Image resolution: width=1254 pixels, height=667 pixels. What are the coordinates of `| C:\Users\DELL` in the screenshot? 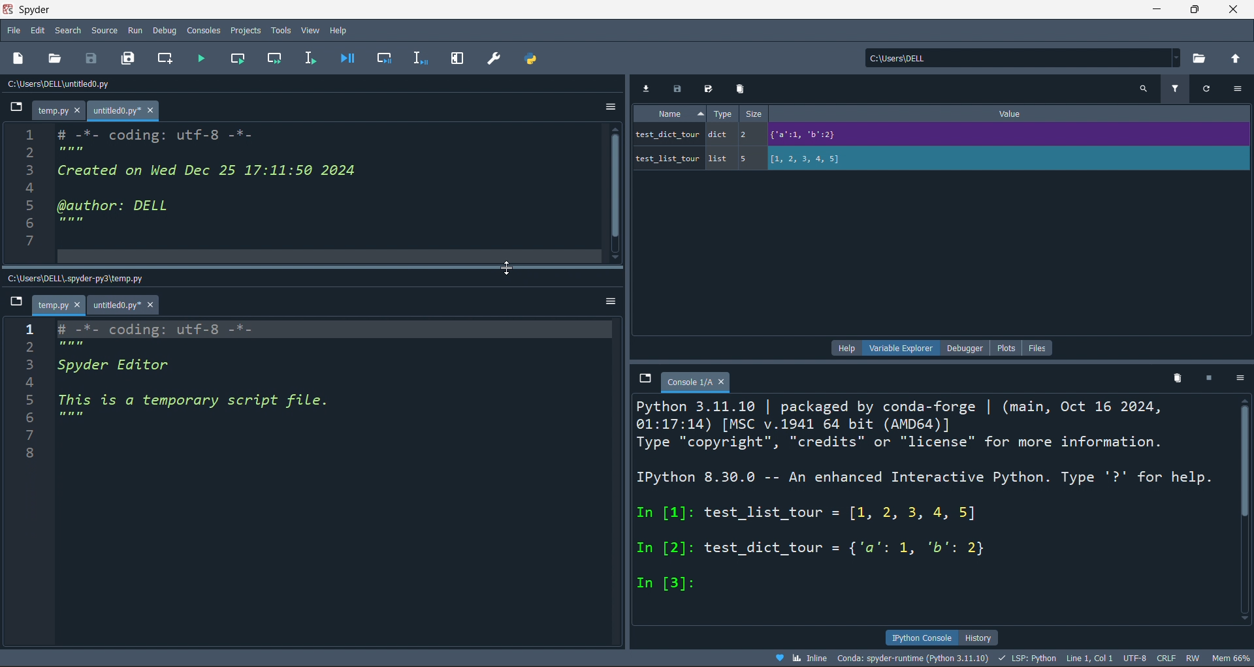 It's located at (897, 57).